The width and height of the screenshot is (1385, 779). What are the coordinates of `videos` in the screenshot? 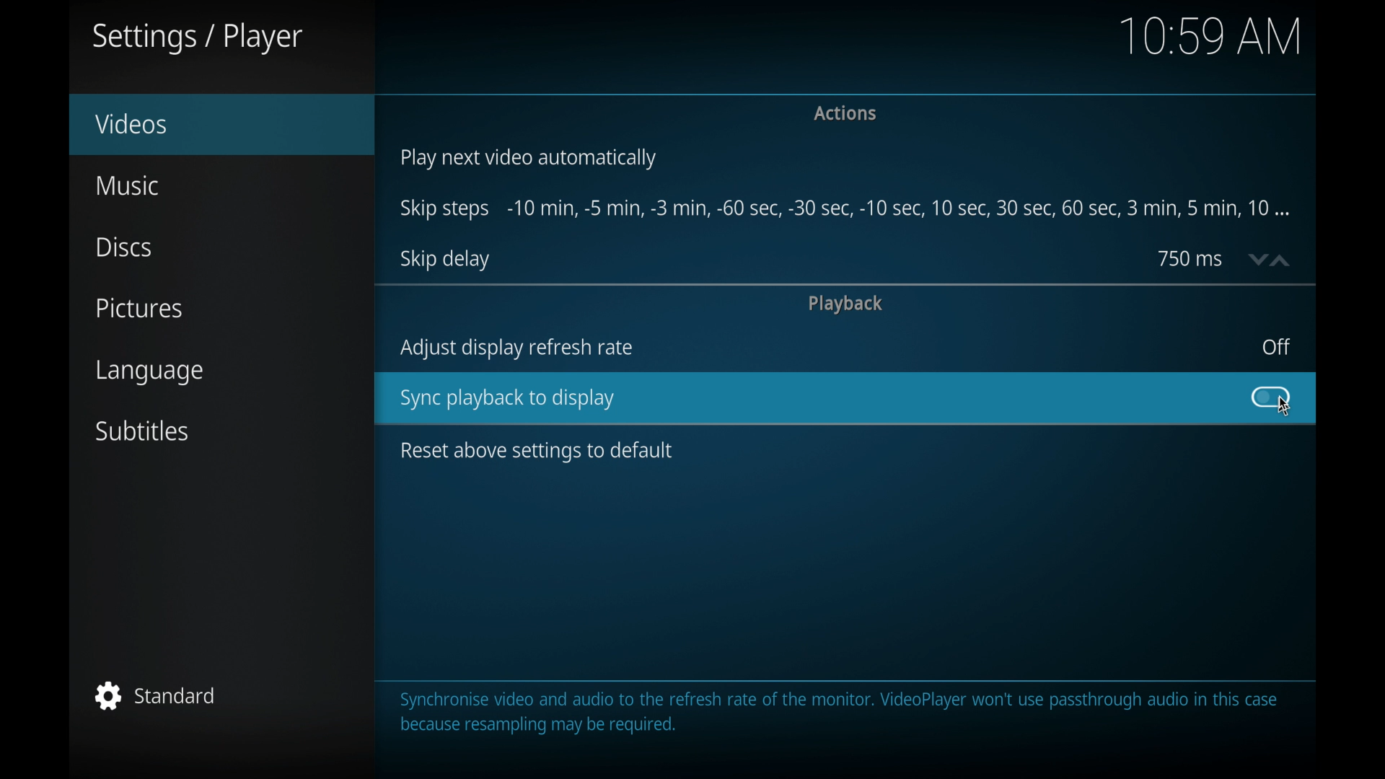 It's located at (131, 123).